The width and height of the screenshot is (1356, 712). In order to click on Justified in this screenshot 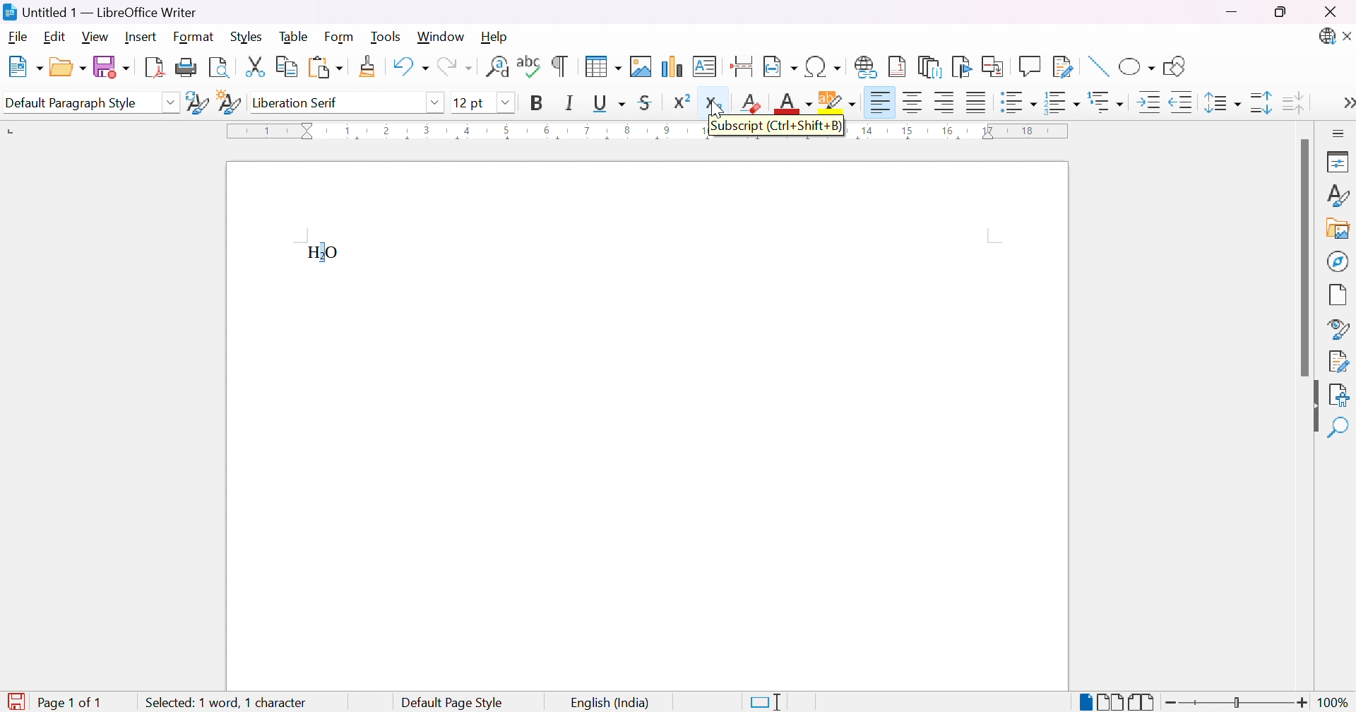, I will do `click(977, 101)`.